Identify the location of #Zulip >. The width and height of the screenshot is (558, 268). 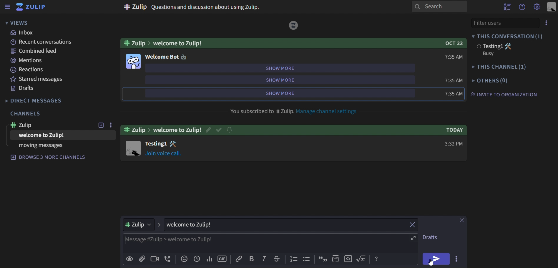
(143, 225).